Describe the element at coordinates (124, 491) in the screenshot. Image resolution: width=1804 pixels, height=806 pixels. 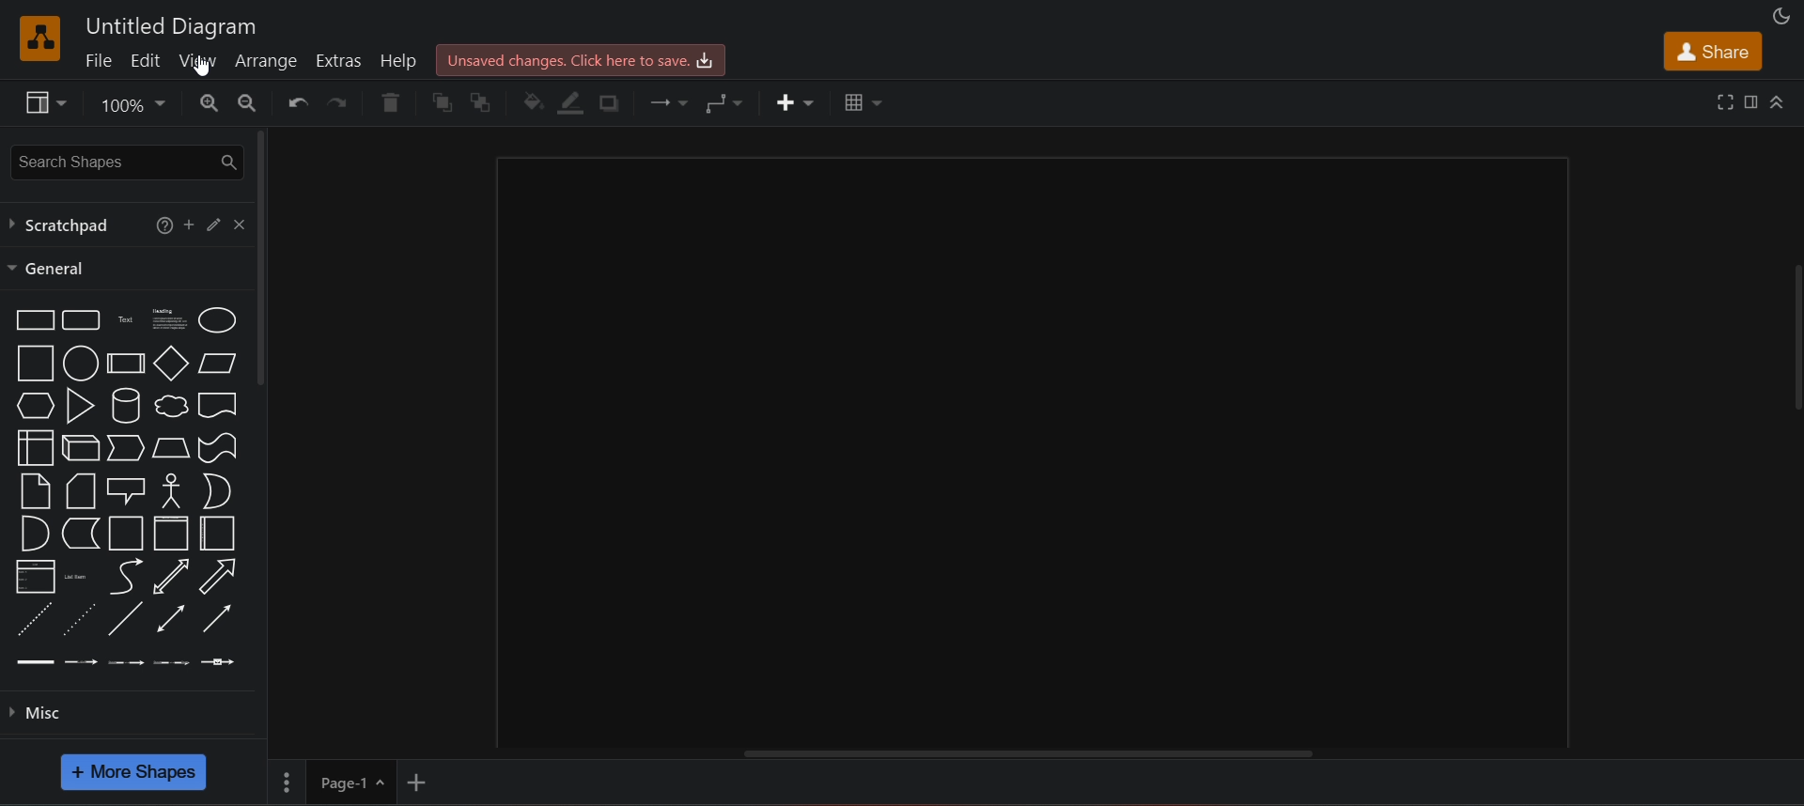
I see `callout` at that location.